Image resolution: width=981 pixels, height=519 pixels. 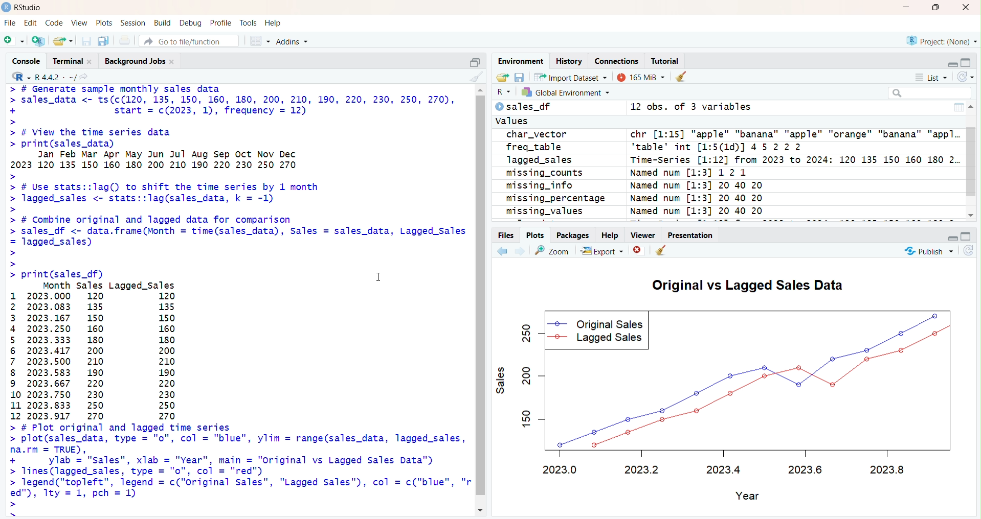 What do you see at coordinates (667, 61) in the screenshot?
I see `tutorial` at bounding box center [667, 61].